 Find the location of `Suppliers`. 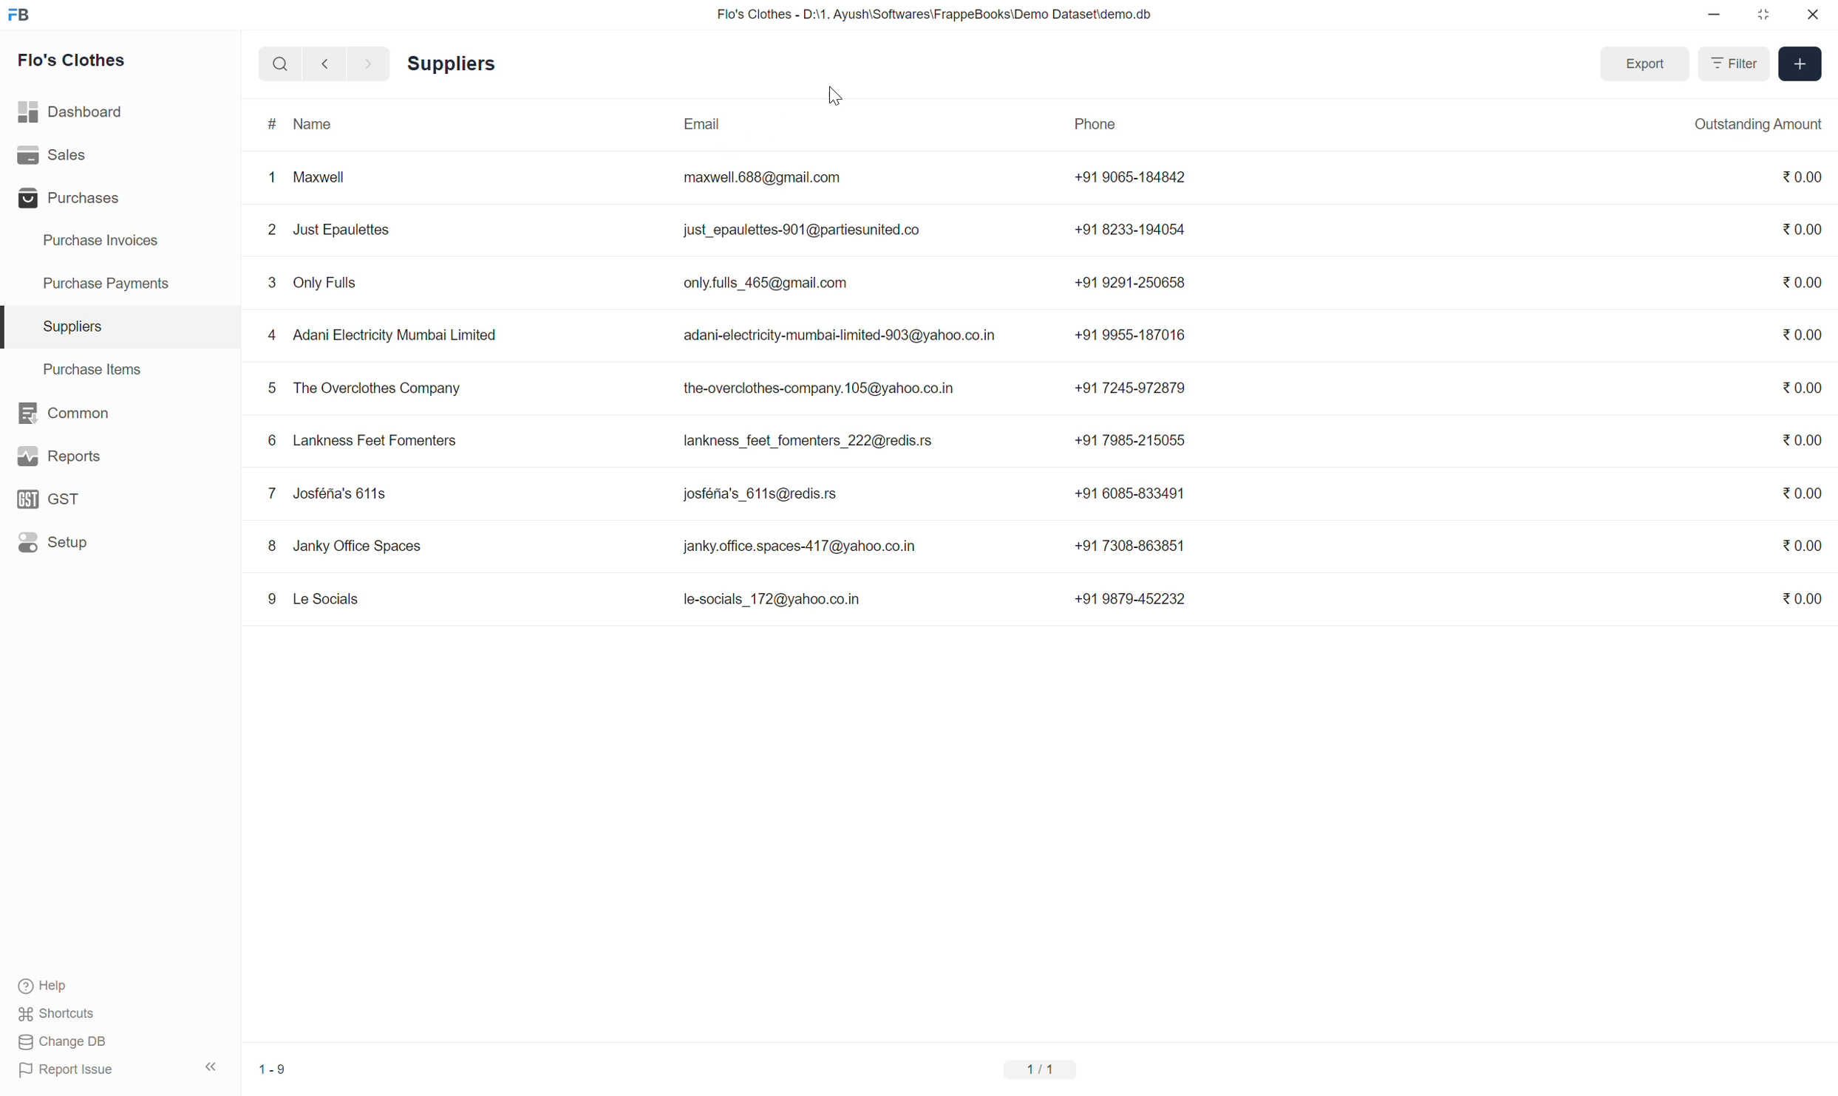

Suppliers is located at coordinates (71, 326).